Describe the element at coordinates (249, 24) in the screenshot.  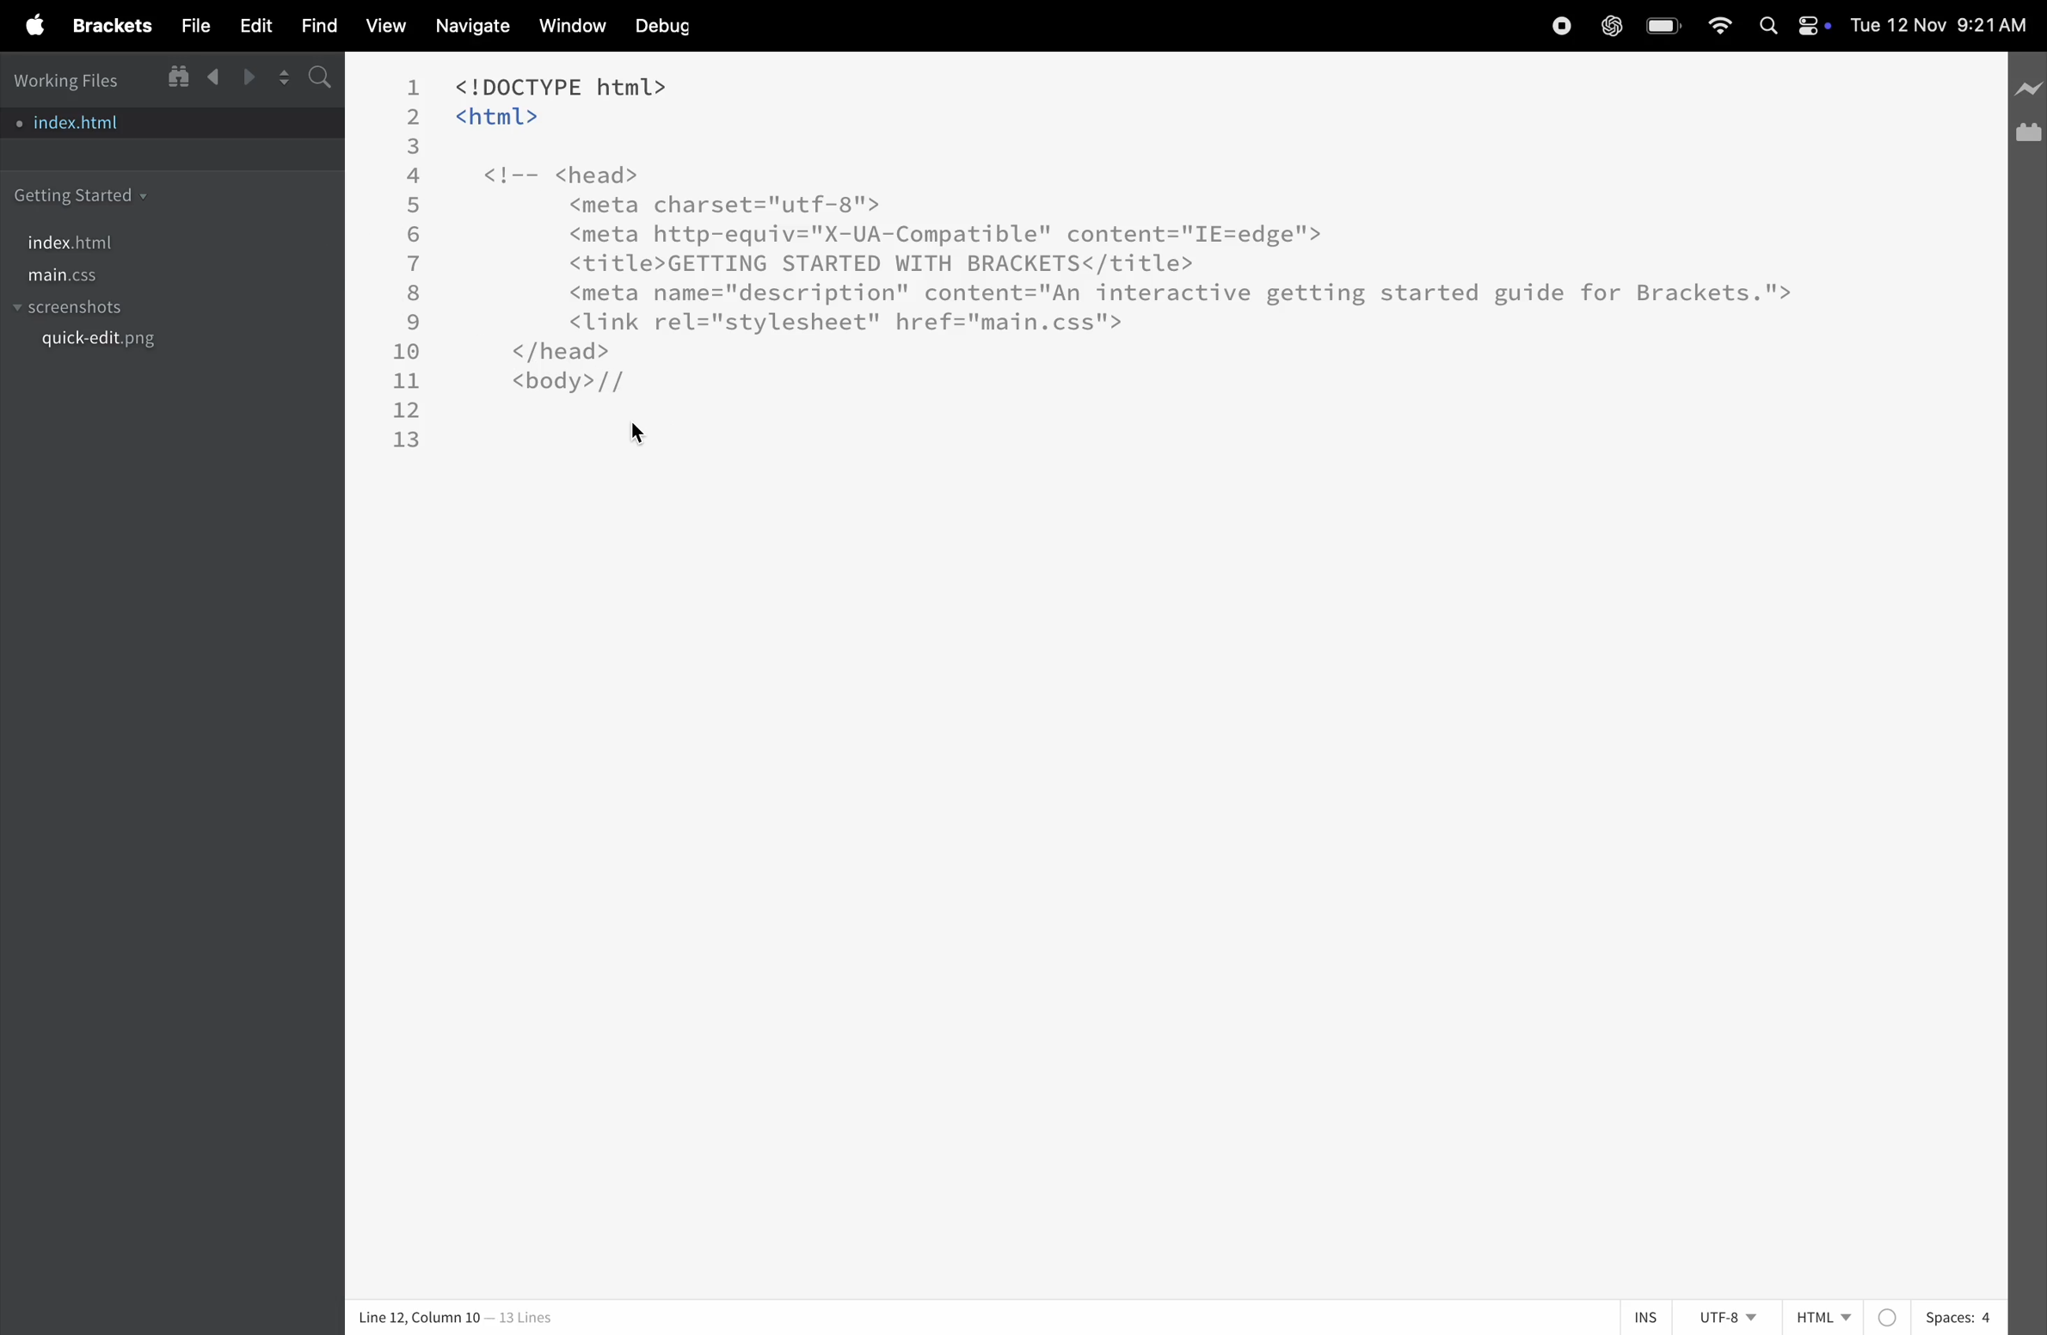
I see `edit` at that location.